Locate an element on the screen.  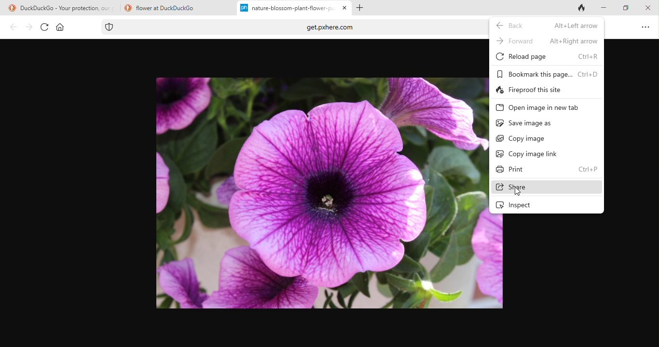
print is located at coordinates (548, 170).